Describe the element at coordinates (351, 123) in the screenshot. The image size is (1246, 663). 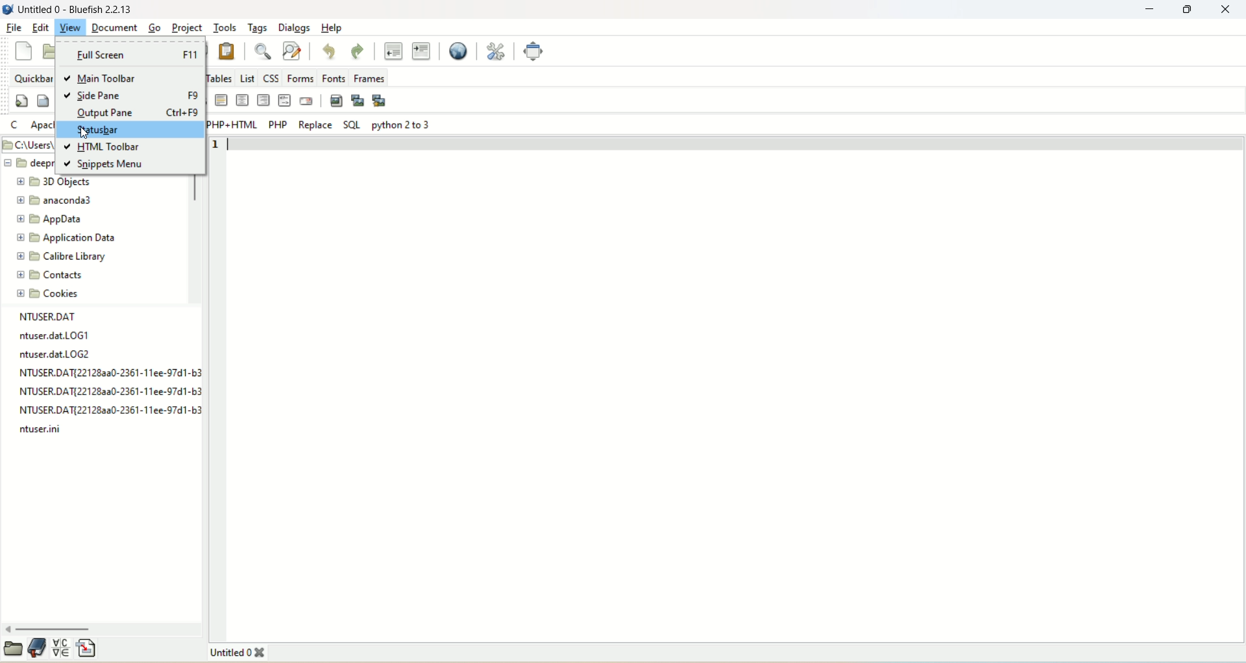
I see `SQL` at that location.